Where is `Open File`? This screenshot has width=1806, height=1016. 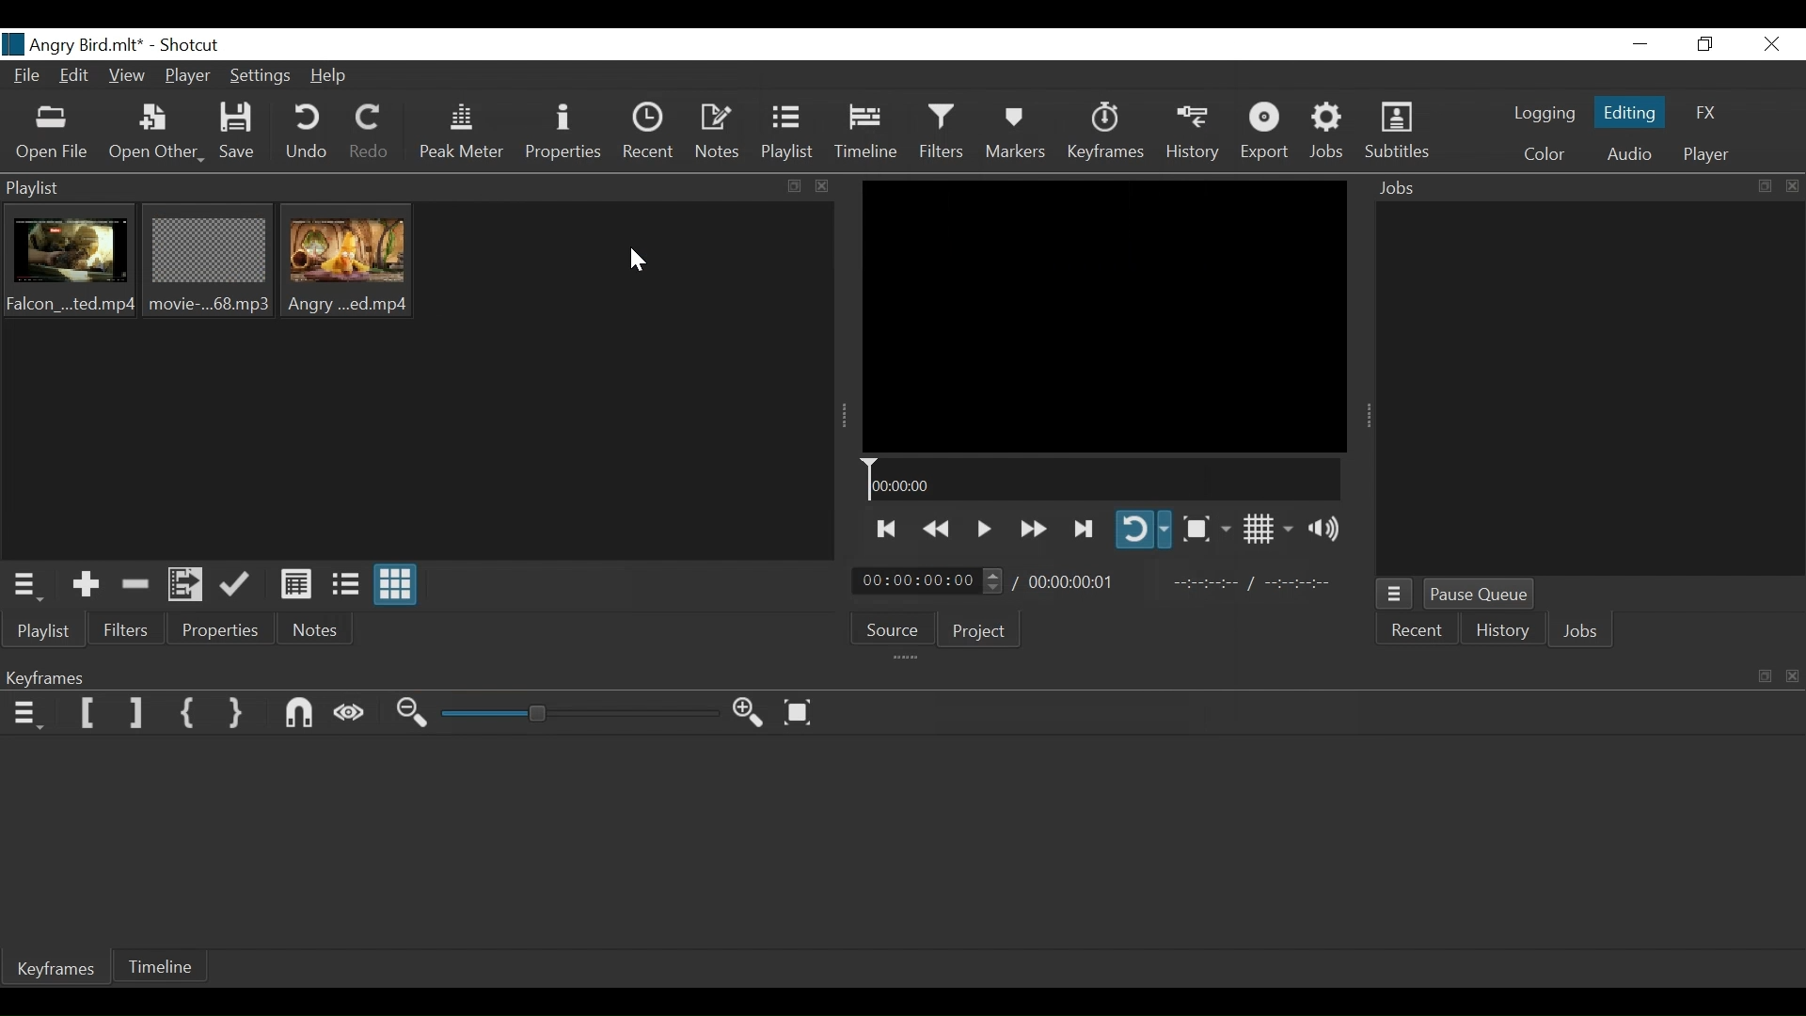 Open File is located at coordinates (54, 134).